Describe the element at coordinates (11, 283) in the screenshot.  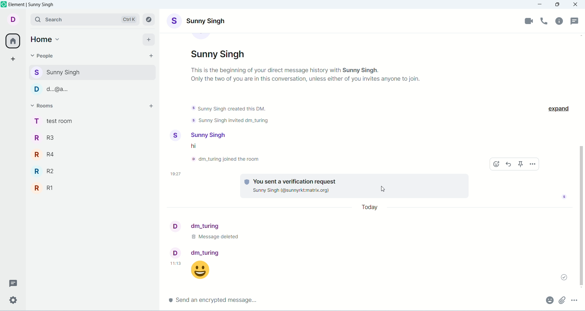
I see `threads` at that location.